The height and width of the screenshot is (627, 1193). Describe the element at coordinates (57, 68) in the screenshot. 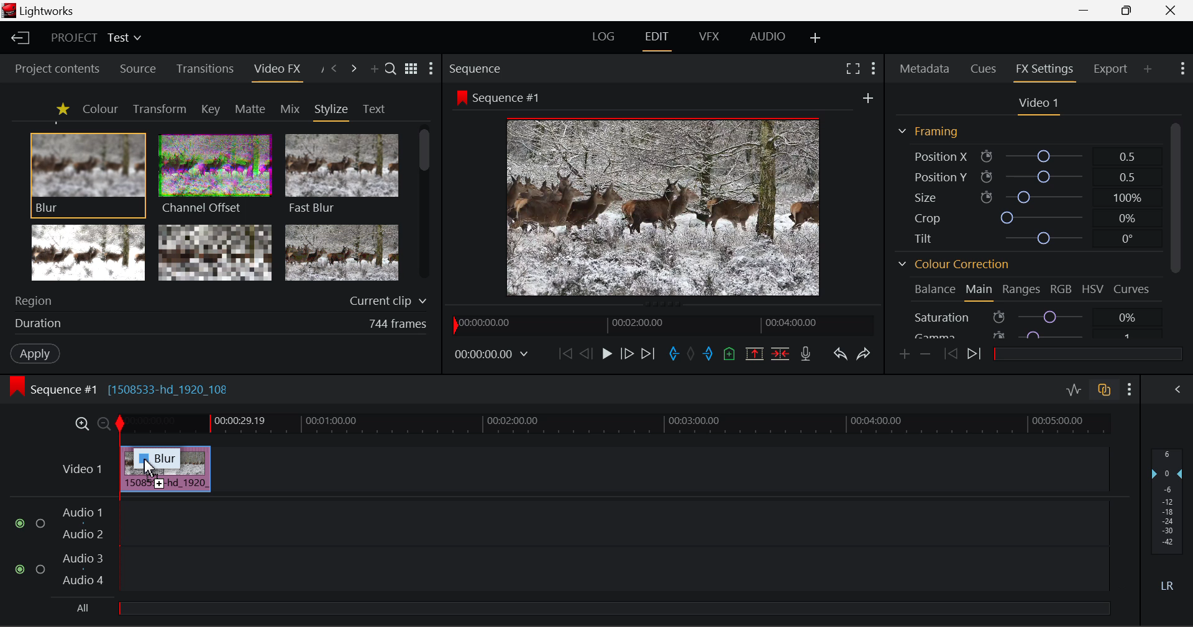

I see `Project contents` at that location.